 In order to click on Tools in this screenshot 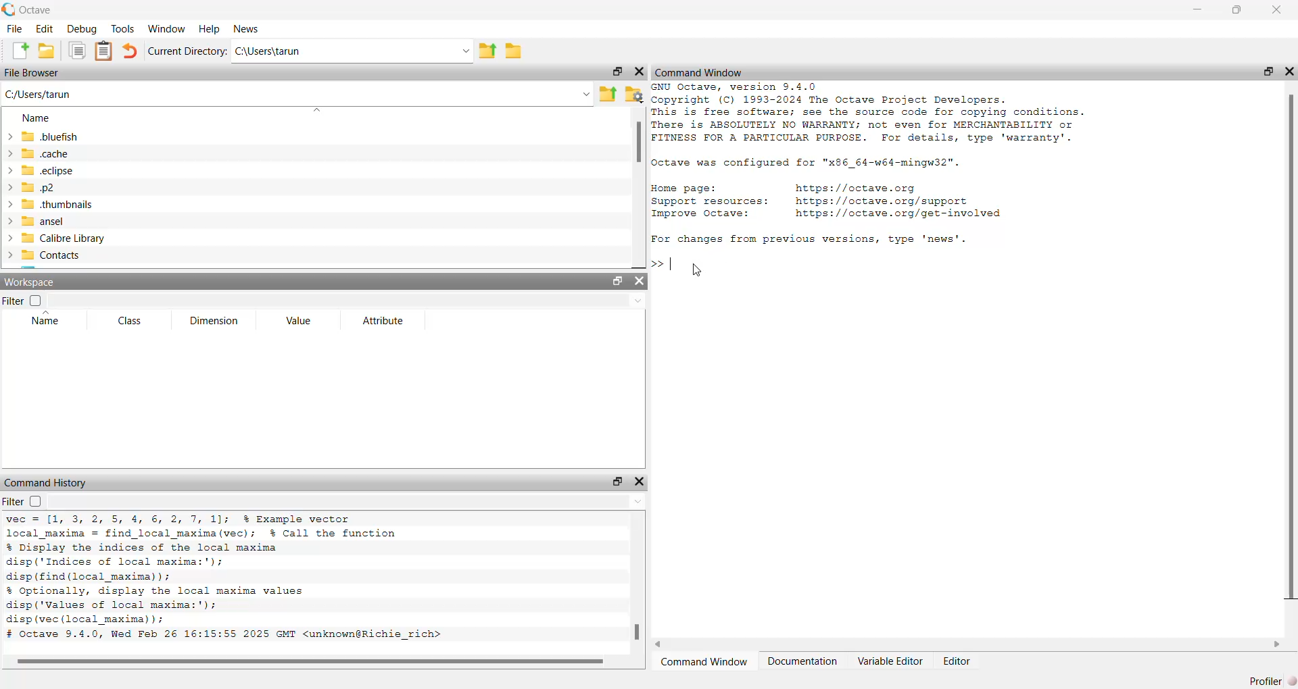, I will do `click(123, 28)`.